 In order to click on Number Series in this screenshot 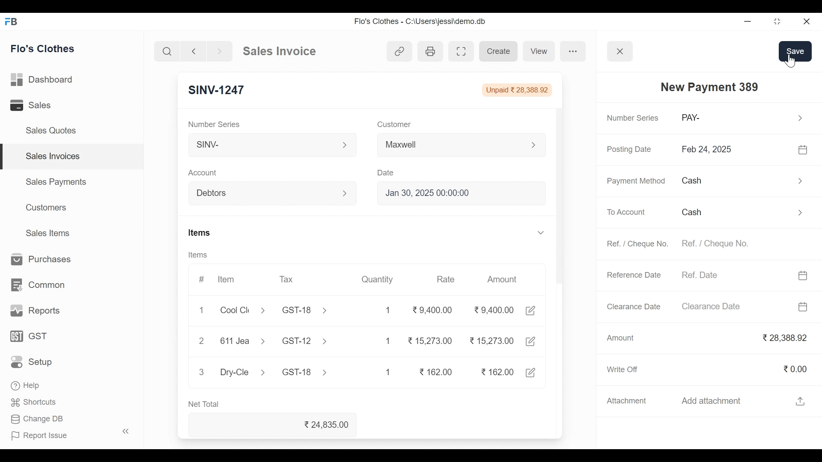, I will do `click(634, 118)`.